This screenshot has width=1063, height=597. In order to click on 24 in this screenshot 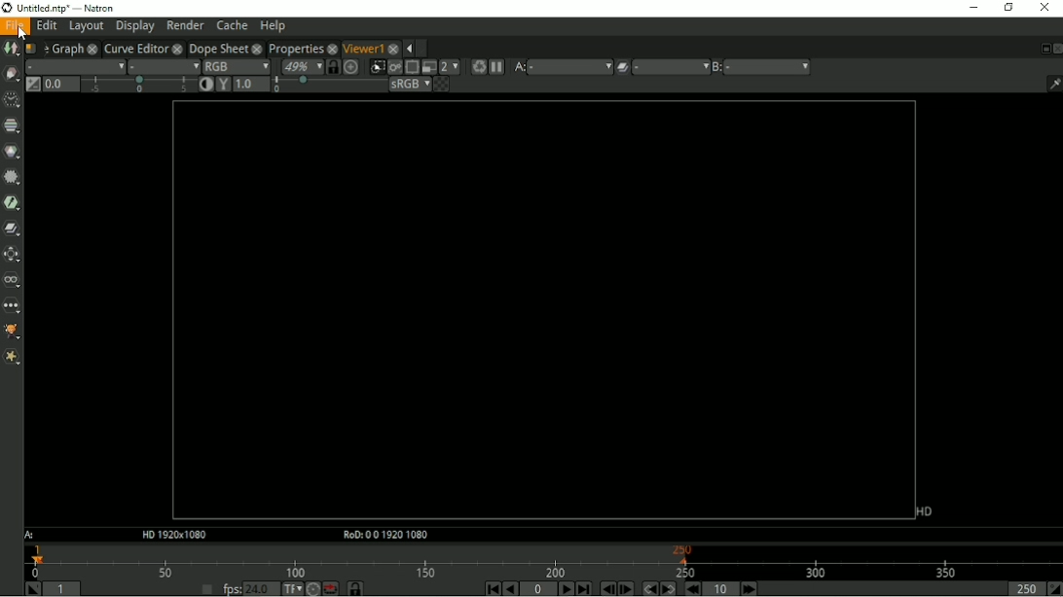, I will do `click(261, 588)`.